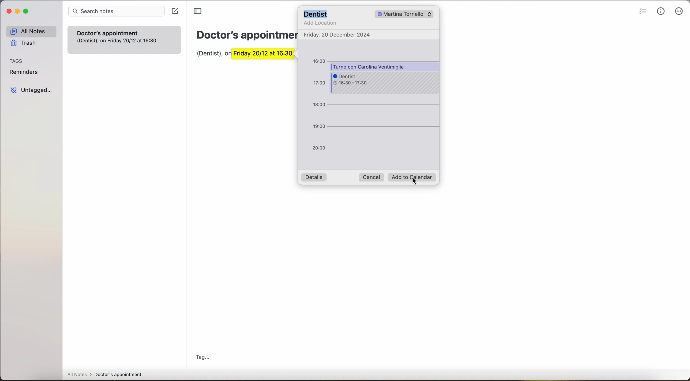 The width and height of the screenshot is (690, 381). Describe the element at coordinates (319, 106) in the screenshot. I see `Time` at that location.